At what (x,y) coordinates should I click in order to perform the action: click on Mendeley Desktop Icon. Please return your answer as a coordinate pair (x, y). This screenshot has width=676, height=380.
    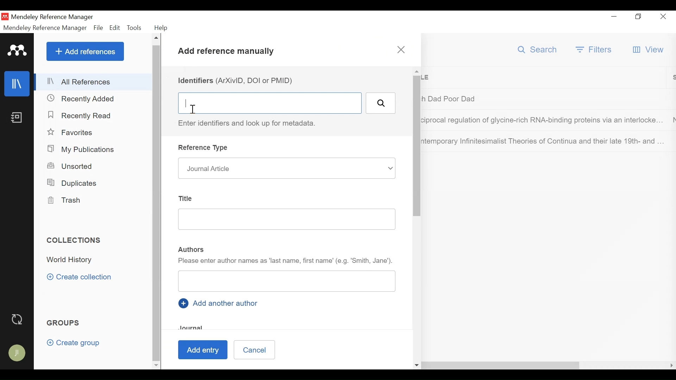
    Looking at the image, I should click on (5, 16).